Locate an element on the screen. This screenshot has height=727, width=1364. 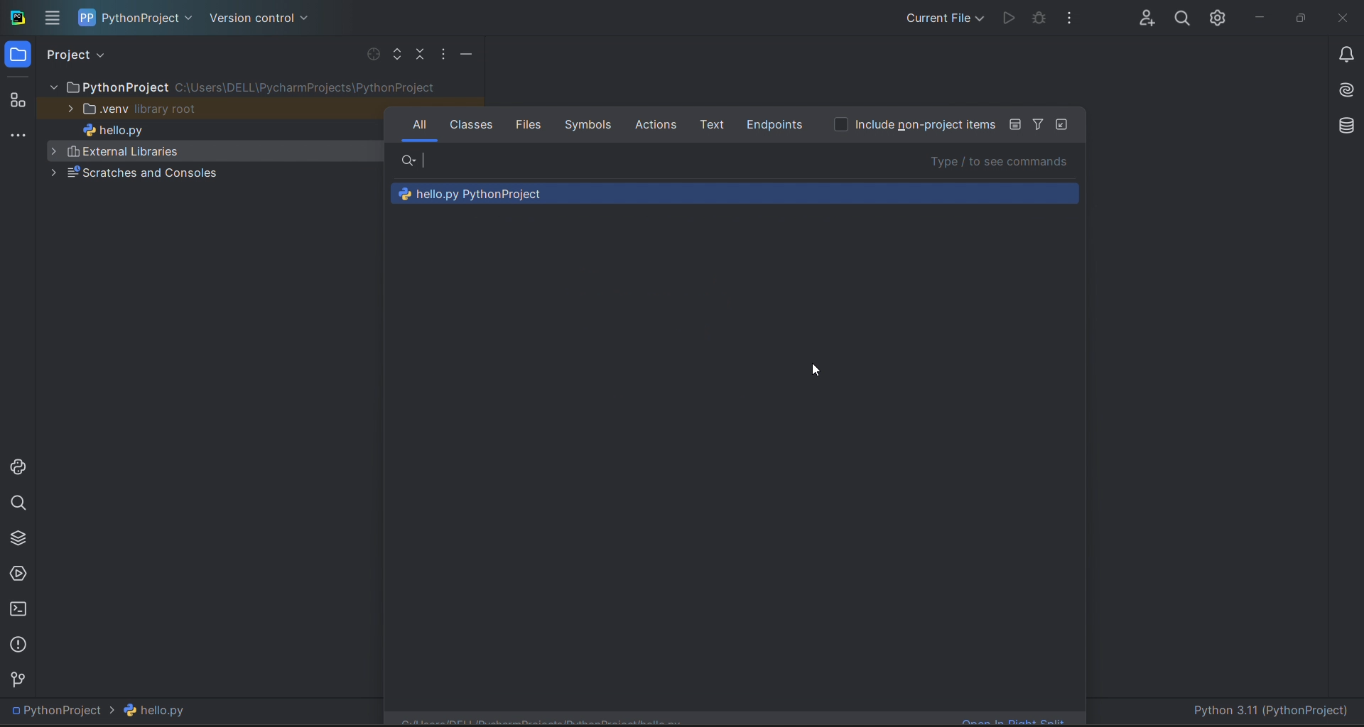
run is located at coordinates (1010, 18).